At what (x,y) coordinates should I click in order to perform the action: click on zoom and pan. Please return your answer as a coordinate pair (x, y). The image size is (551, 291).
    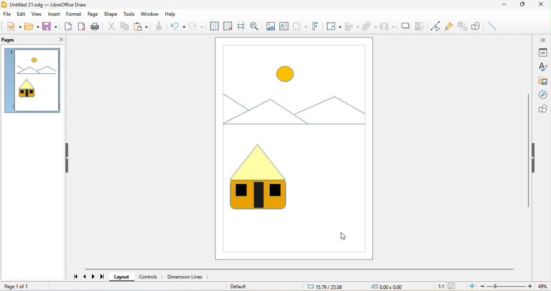
    Looking at the image, I should click on (255, 25).